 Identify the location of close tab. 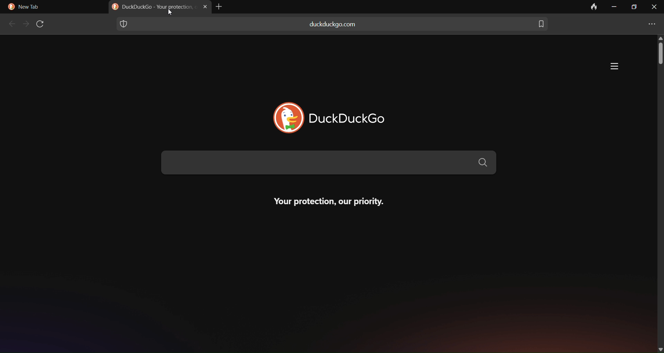
(204, 7).